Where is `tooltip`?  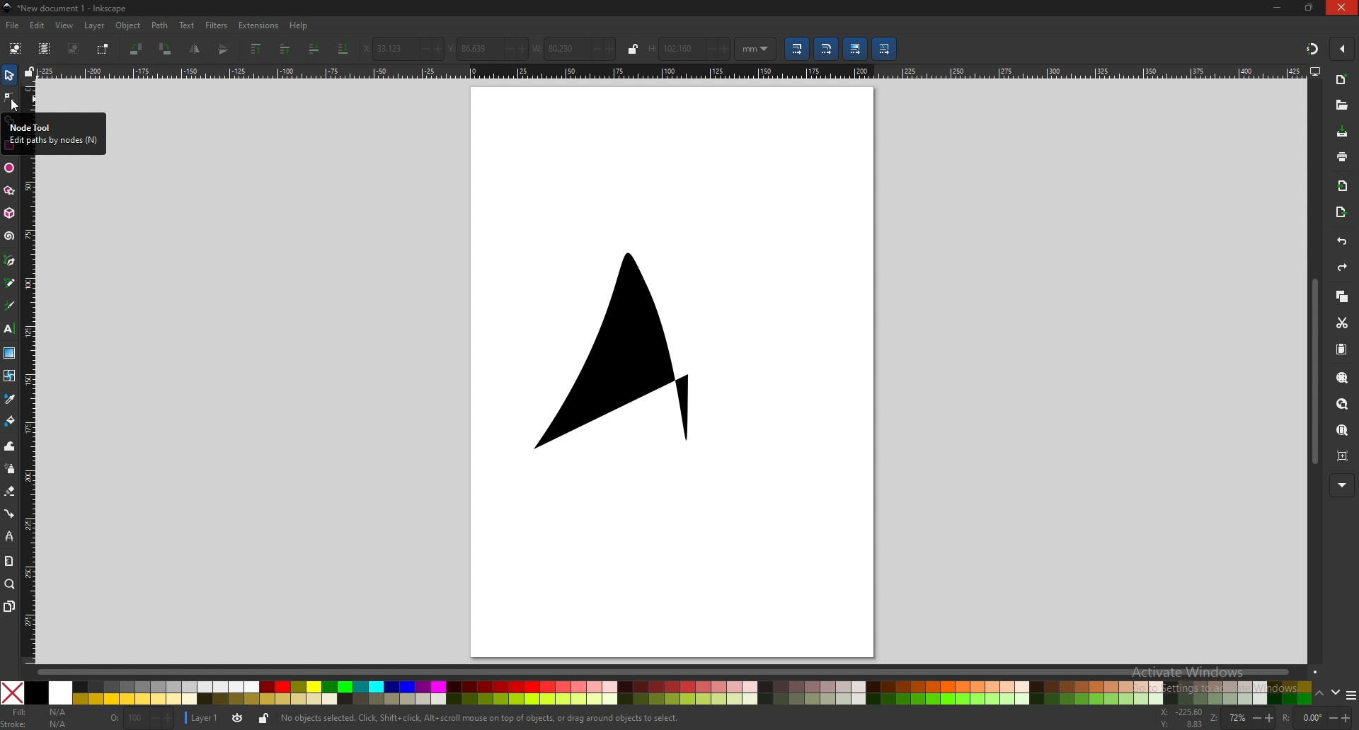
tooltip is located at coordinates (54, 134).